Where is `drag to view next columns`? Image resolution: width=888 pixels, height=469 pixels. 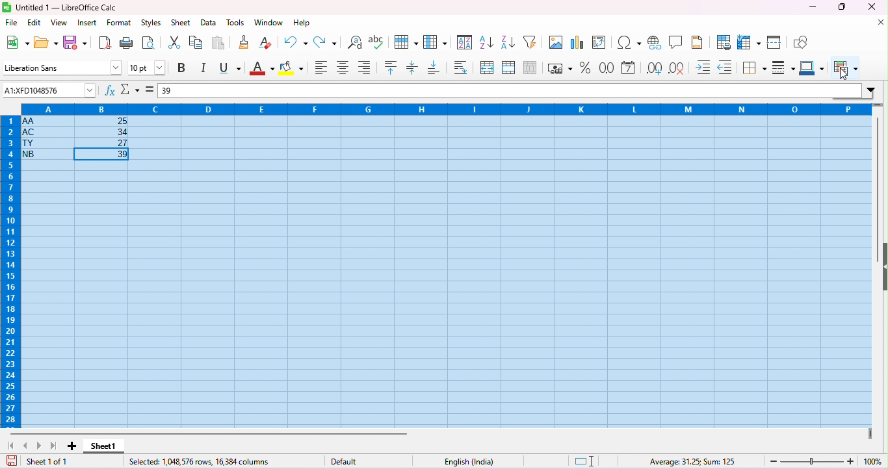
drag to view next columns is located at coordinates (869, 433).